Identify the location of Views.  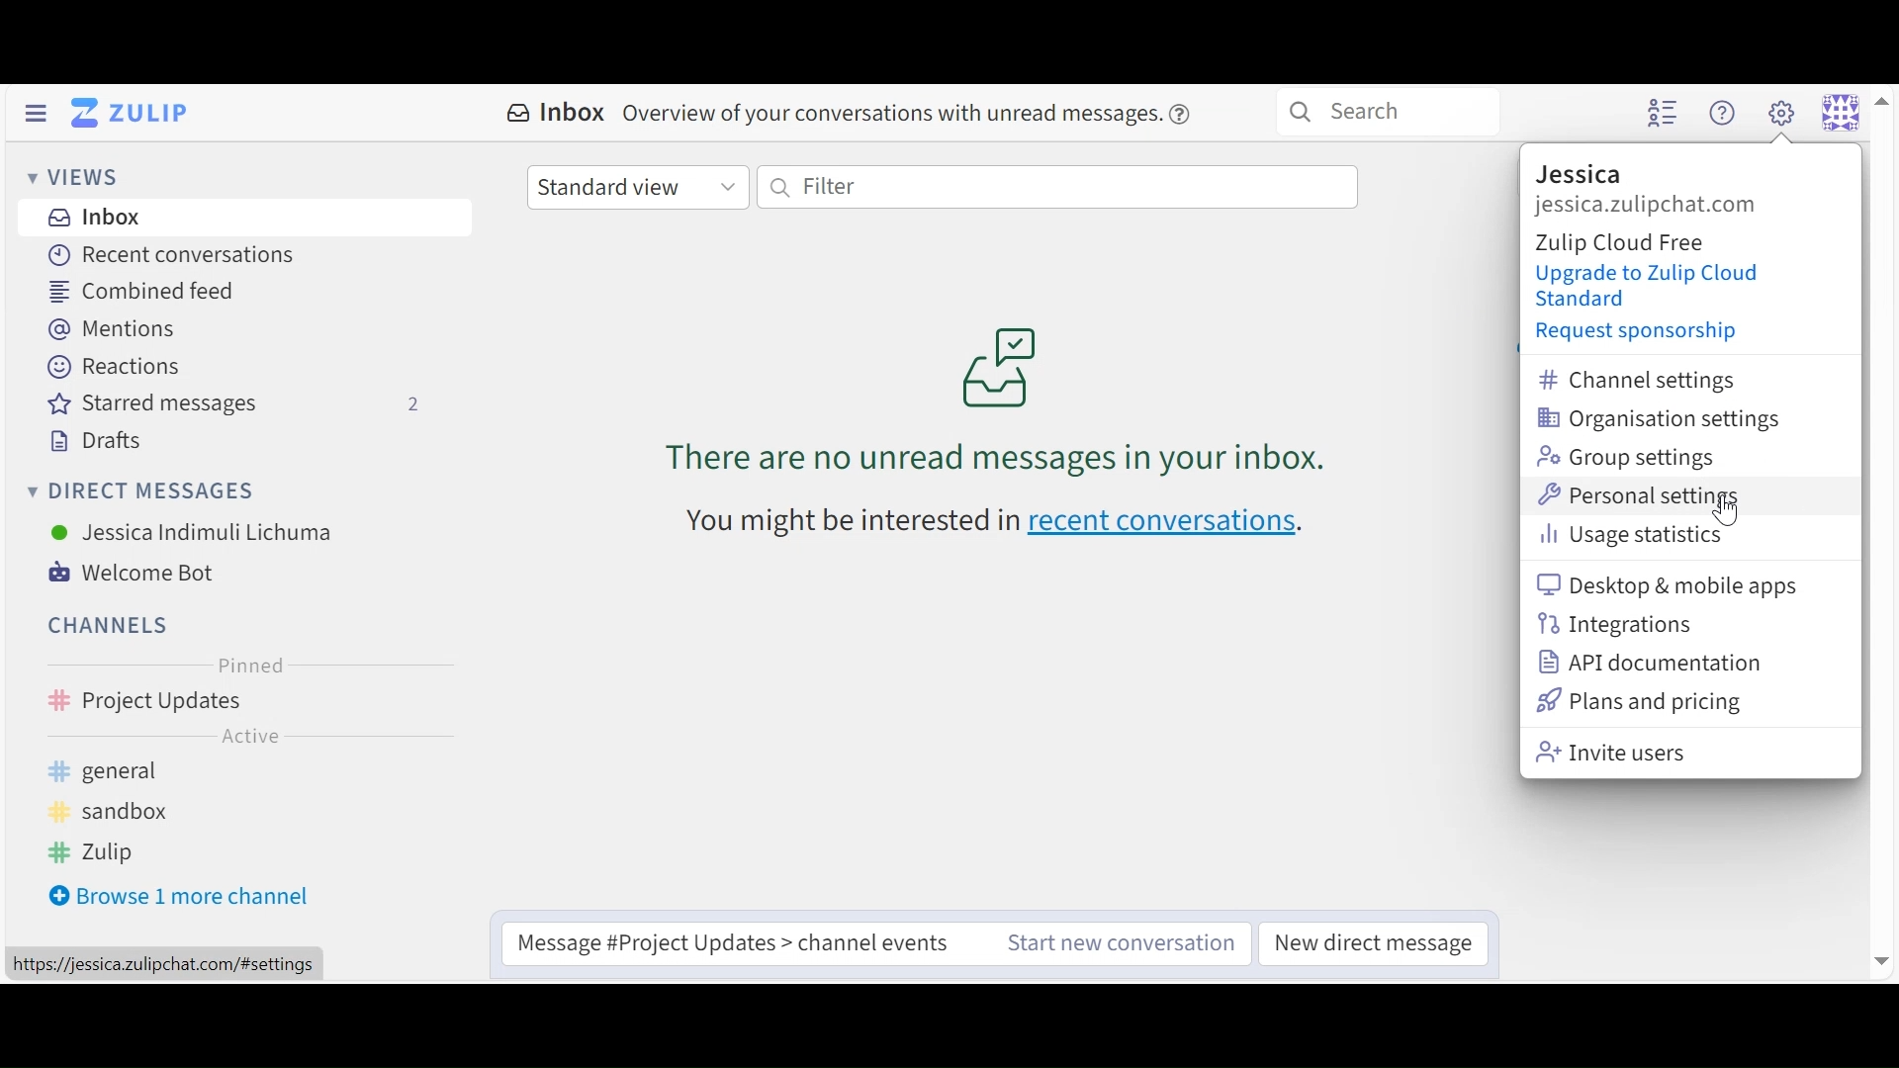
(72, 175).